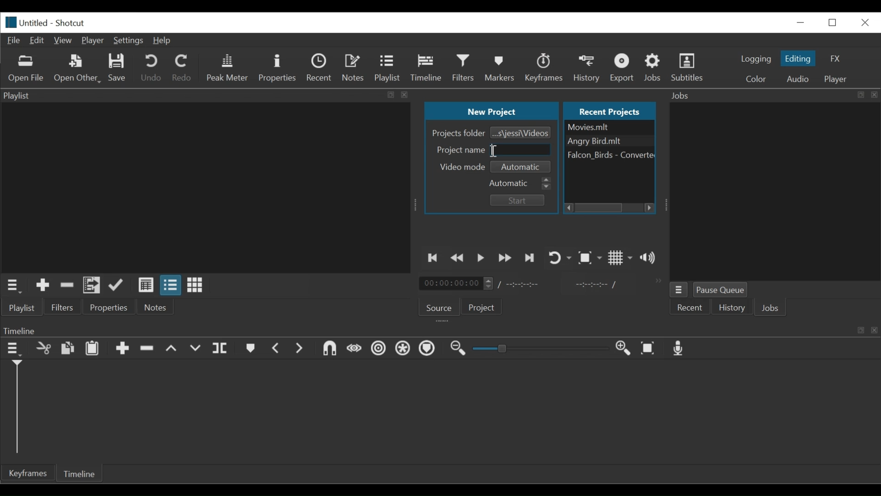 This screenshot has width=881, height=496. Describe the element at coordinates (221, 348) in the screenshot. I see `Split at playhead` at that location.